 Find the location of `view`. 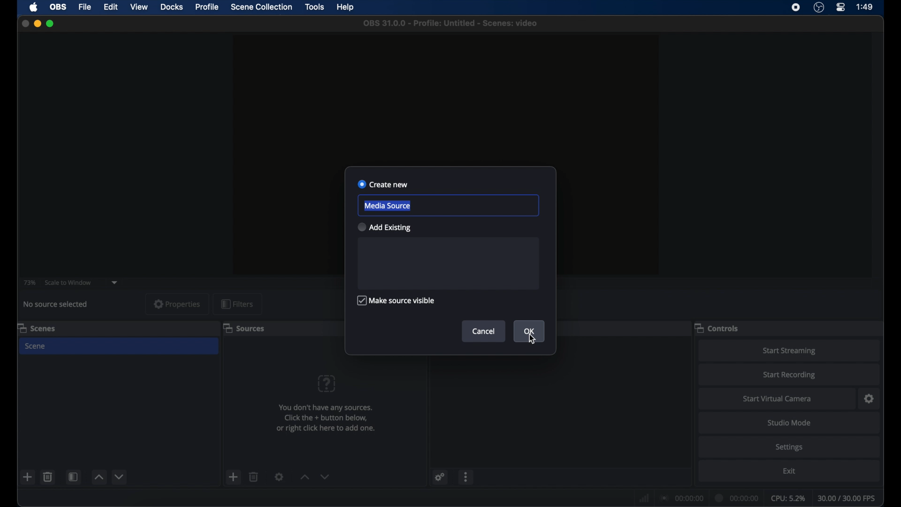

view is located at coordinates (139, 7).